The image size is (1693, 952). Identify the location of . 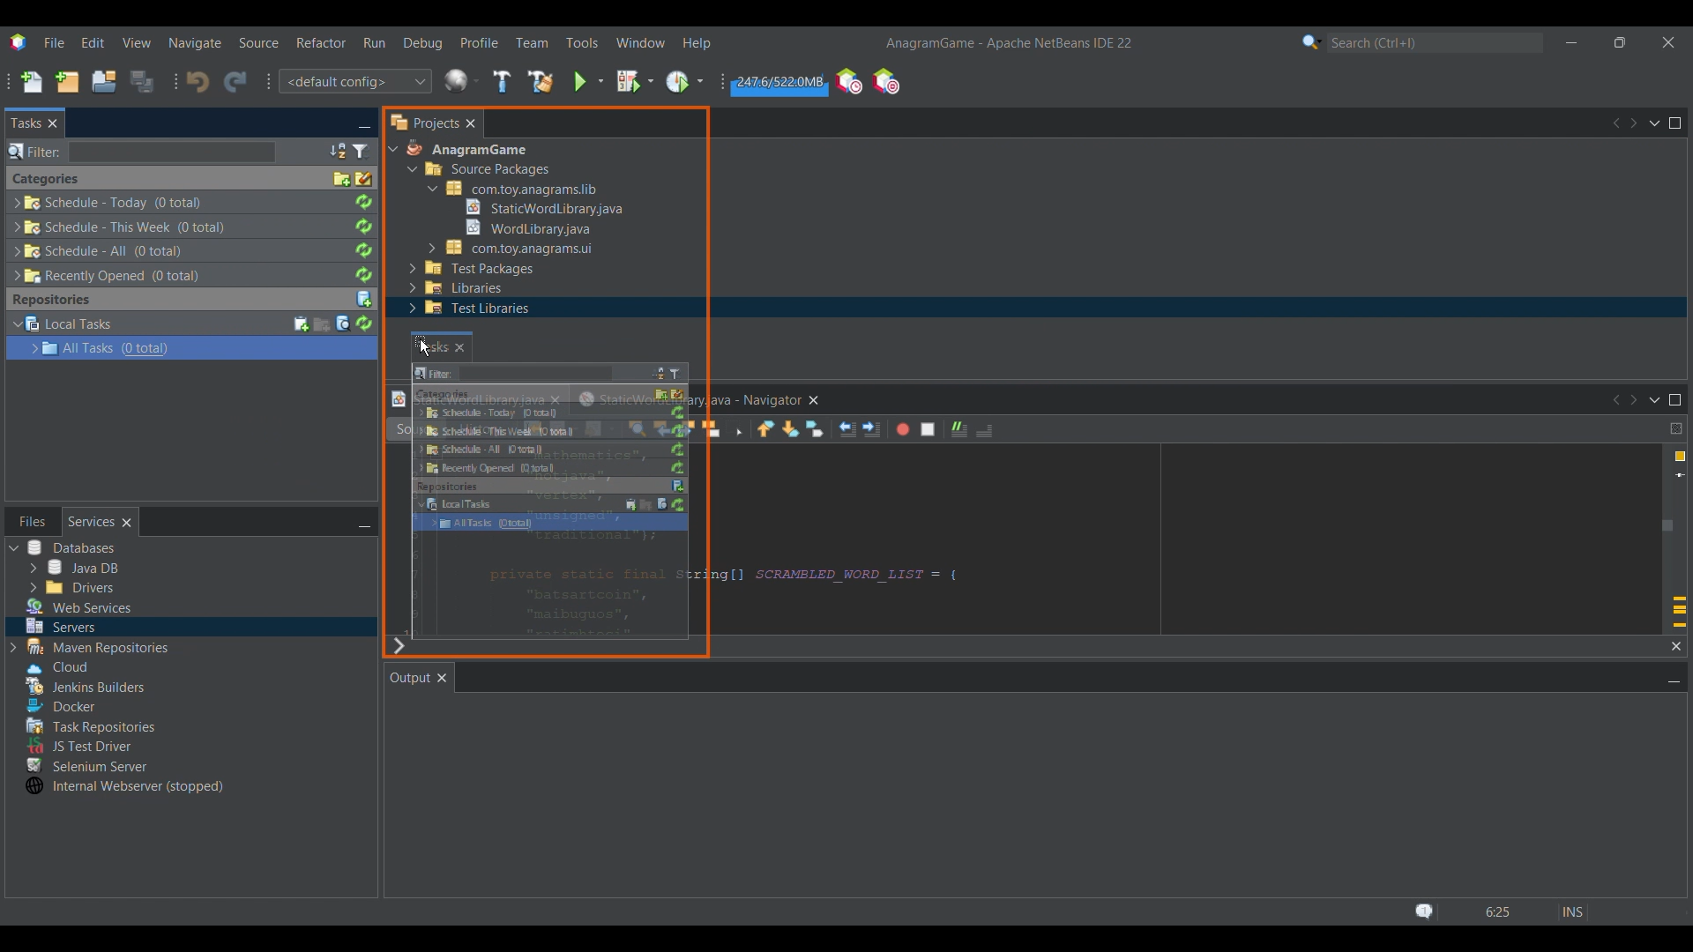
(548, 502).